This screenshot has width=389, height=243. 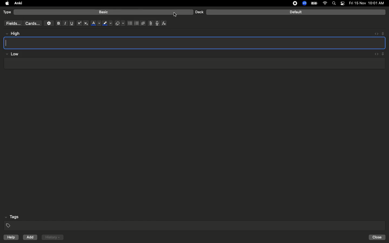 I want to click on Embed, so click(x=375, y=54).